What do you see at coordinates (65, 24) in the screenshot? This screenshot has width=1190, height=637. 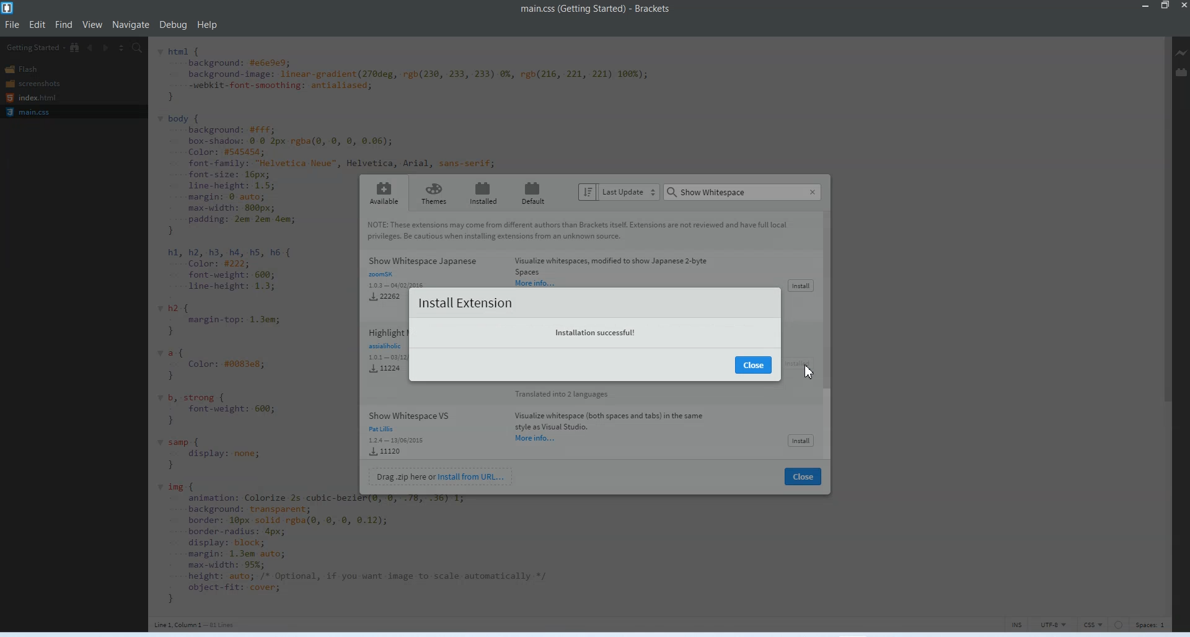 I see `Find` at bounding box center [65, 24].